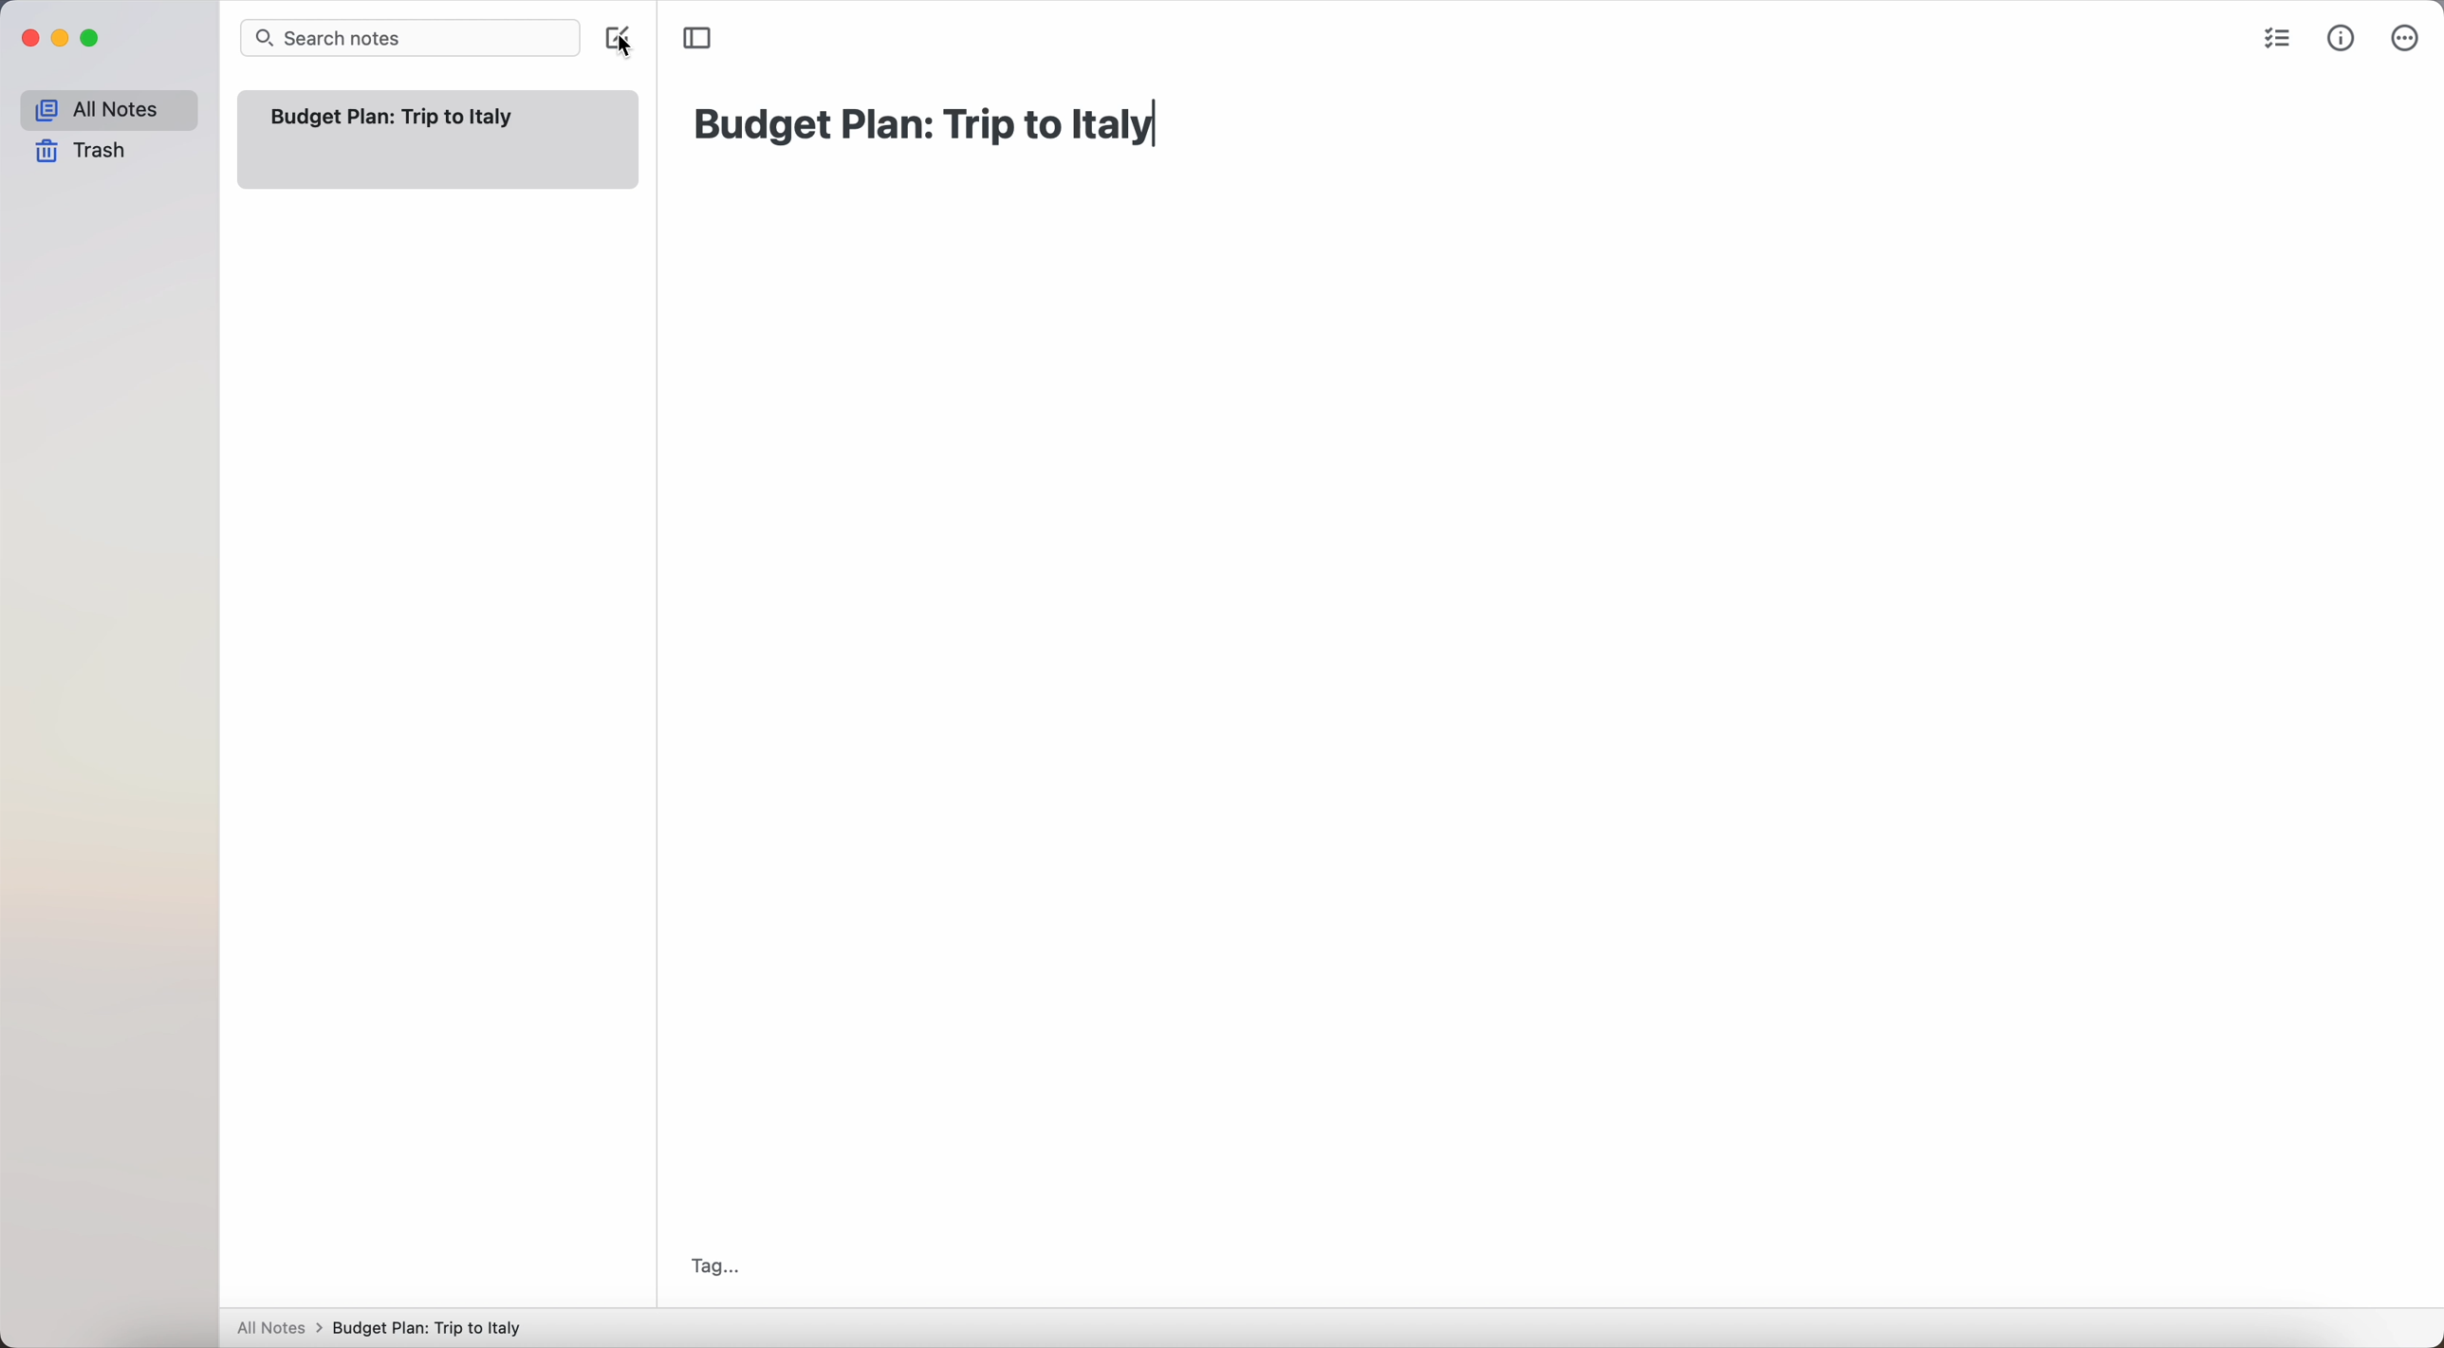 This screenshot has height=1348, width=2444. I want to click on maximize, so click(95, 39).